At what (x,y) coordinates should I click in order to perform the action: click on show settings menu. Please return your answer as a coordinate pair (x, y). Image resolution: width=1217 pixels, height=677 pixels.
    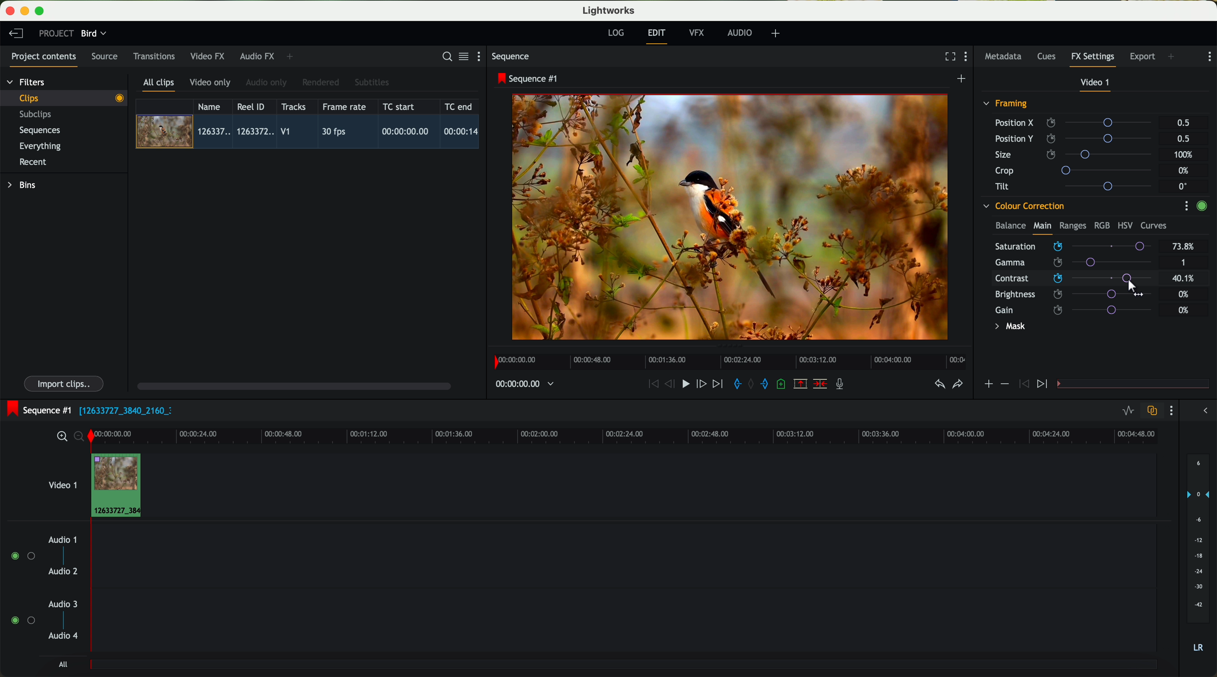
    Looking at the image, I should click on (1186, 206).